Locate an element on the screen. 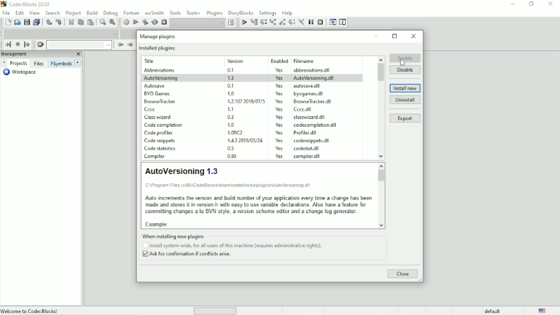 The image size is (560, 315). scroll up  is located at coordinates (380, 58).